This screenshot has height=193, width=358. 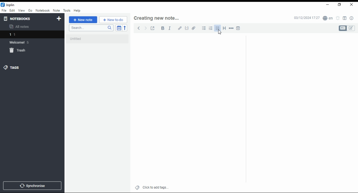 I want to click on restore, so click(x=340, y=5).